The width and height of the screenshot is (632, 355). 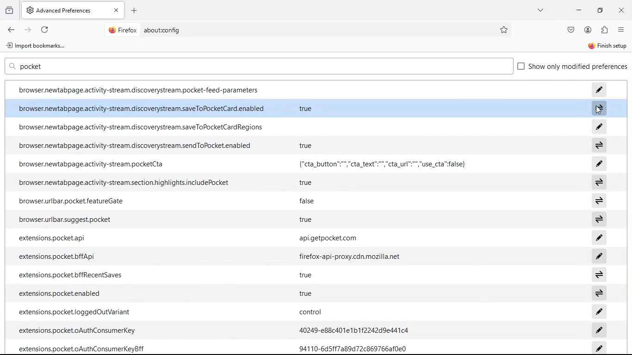 What do you see at coordinates (353, 330) in the screenshot?
I see `40249-e88c401e1b1f2242d9%441c4` at bounding box center [353, 330].